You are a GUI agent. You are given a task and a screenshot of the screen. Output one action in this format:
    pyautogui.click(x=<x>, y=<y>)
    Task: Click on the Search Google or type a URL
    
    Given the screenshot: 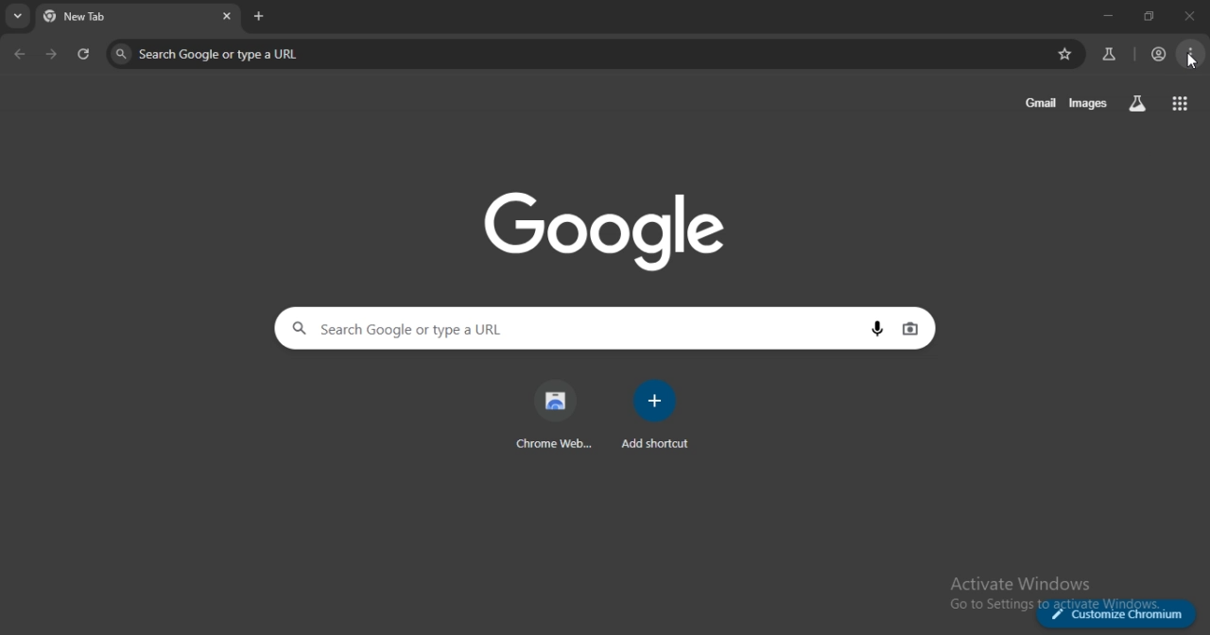 What is the action you would take?
    pyautogui.click(x=578, y=54)
    